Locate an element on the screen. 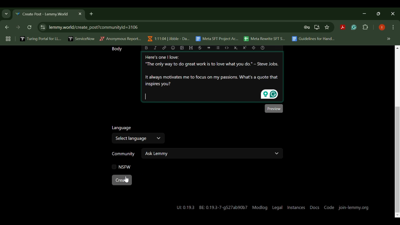 The image size is (400, 225). Cursor on Create Post Button is located at coordinates (127, 179).